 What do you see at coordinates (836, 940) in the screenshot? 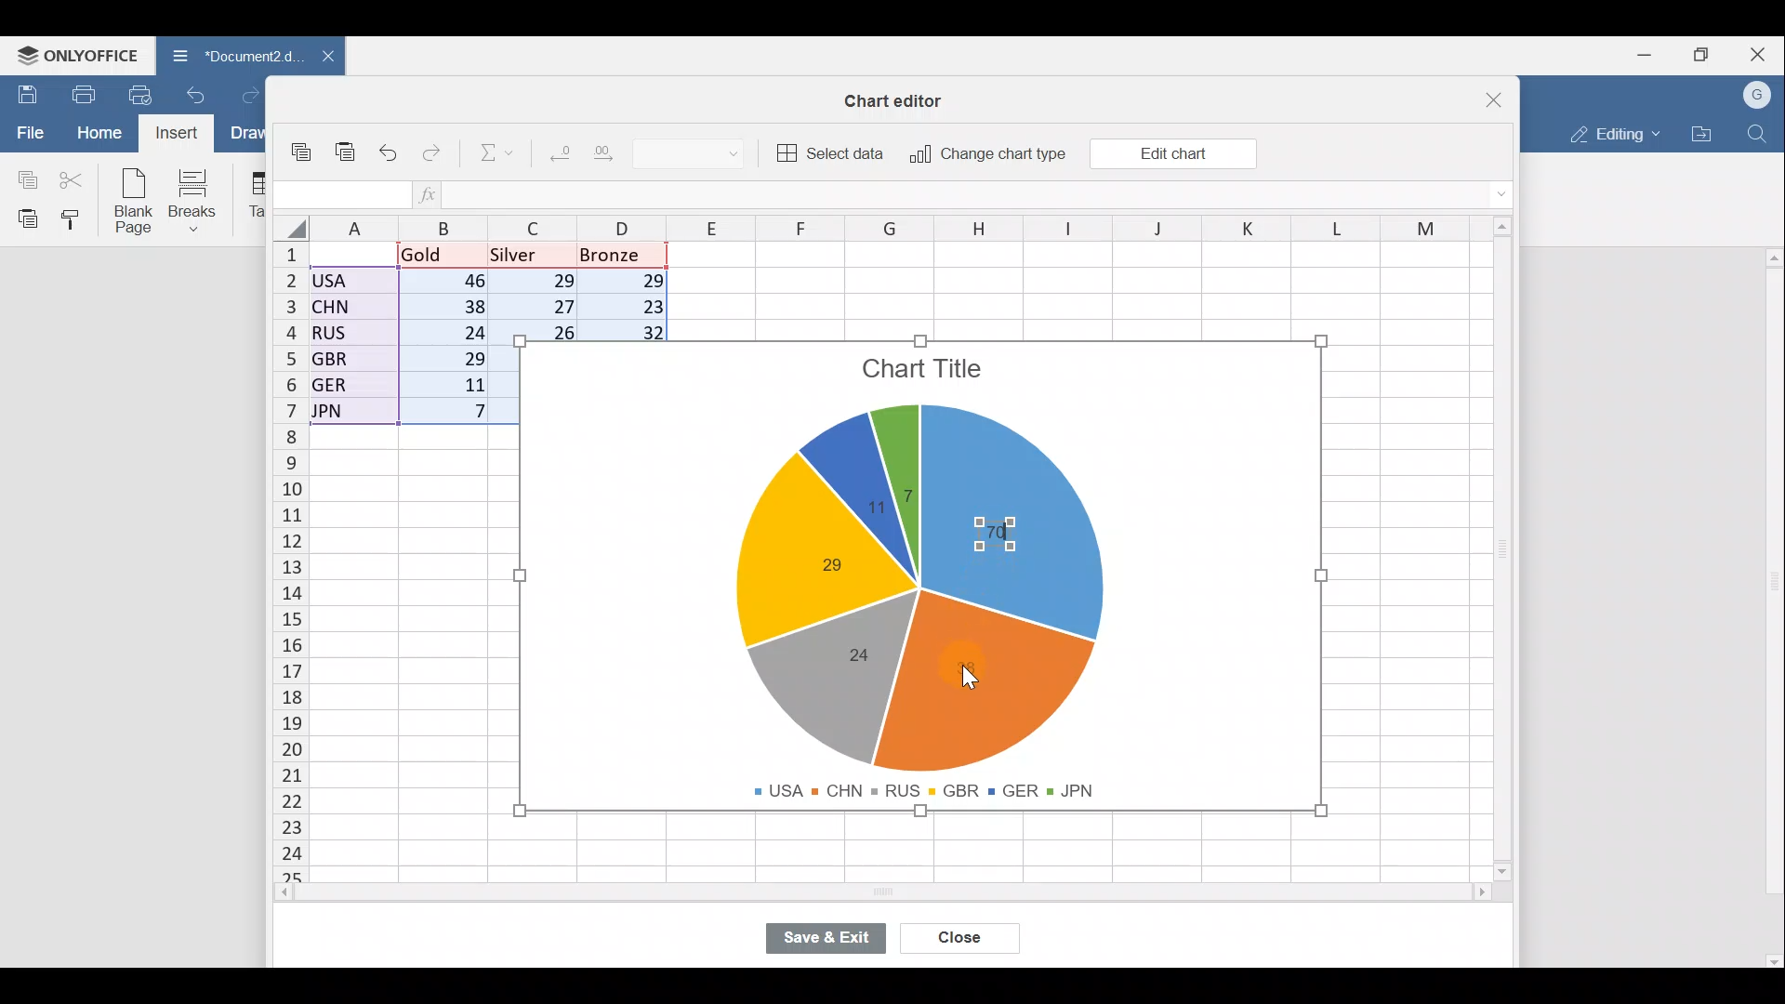
I see `Save & exit` at bounding box center [836, 940].